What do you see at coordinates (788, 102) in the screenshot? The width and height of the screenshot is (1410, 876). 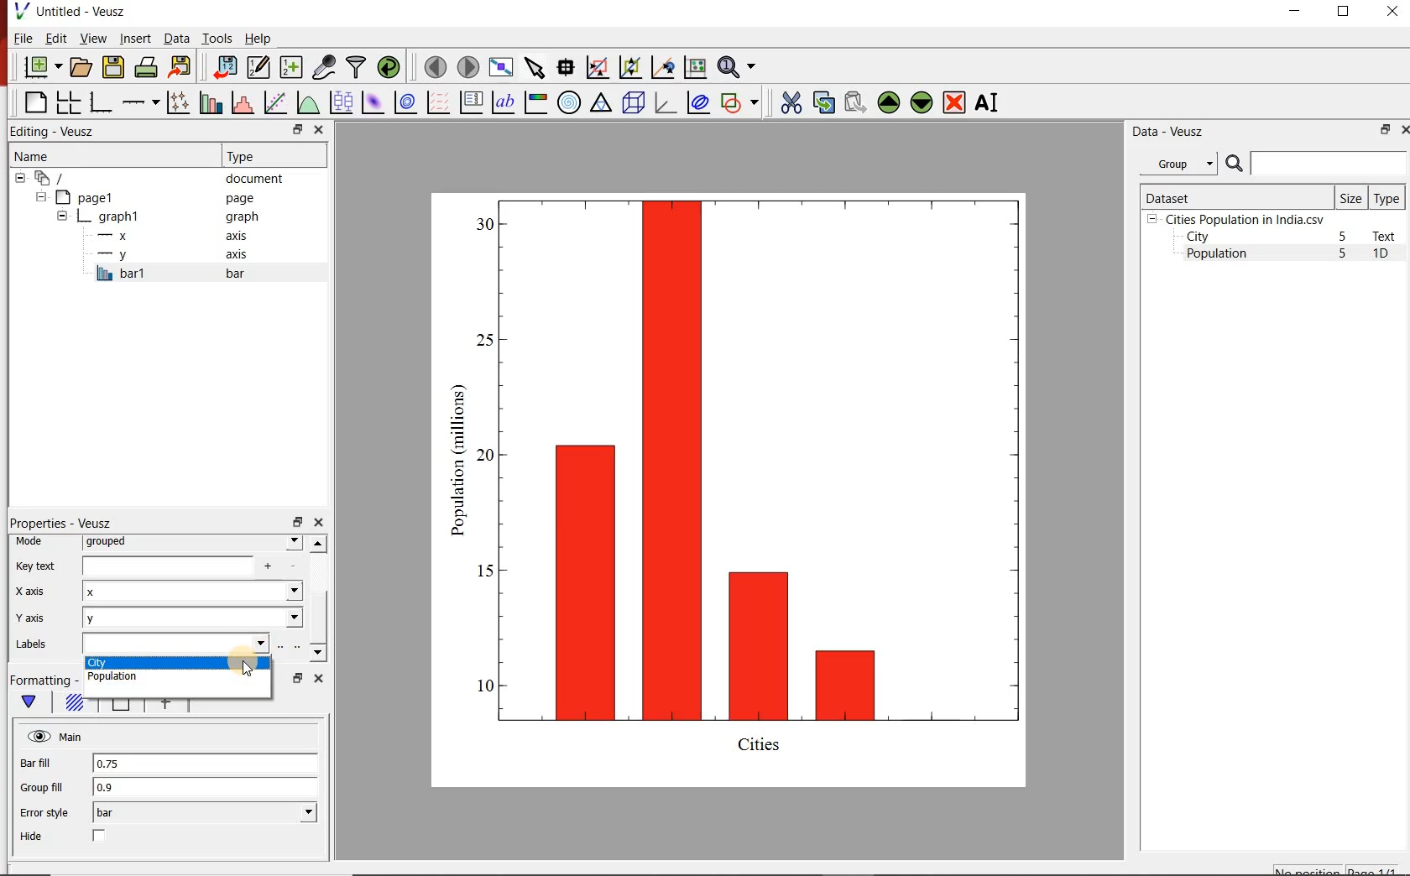 I see `cut the selected widget` at bounding box center [788, 102].